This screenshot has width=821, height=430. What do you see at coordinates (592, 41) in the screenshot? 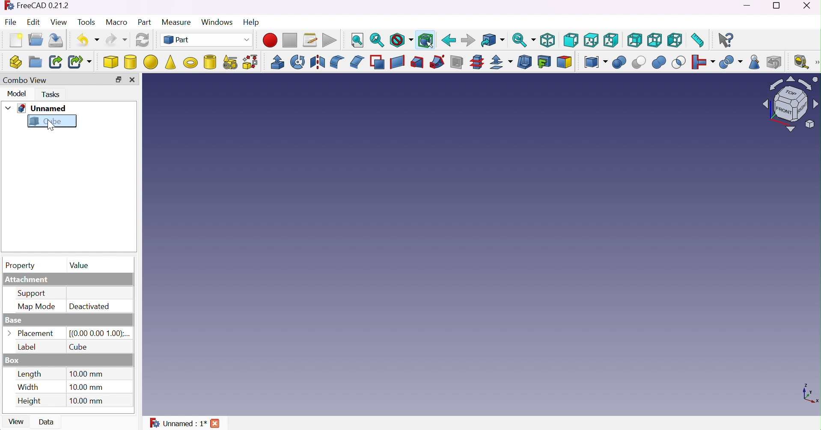
I see `Top` at bounding box center [592, 41].